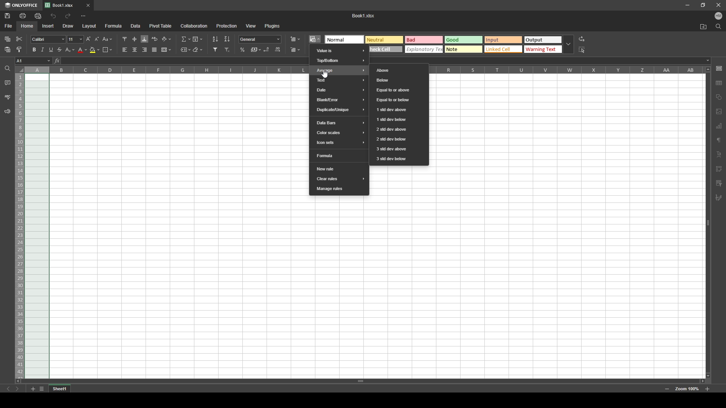 The height and width of the screenshot is (408, 726). What do you see at coordinates (108, 39) in the screenshot?
I see `change case` at bounding box center [108, 39].